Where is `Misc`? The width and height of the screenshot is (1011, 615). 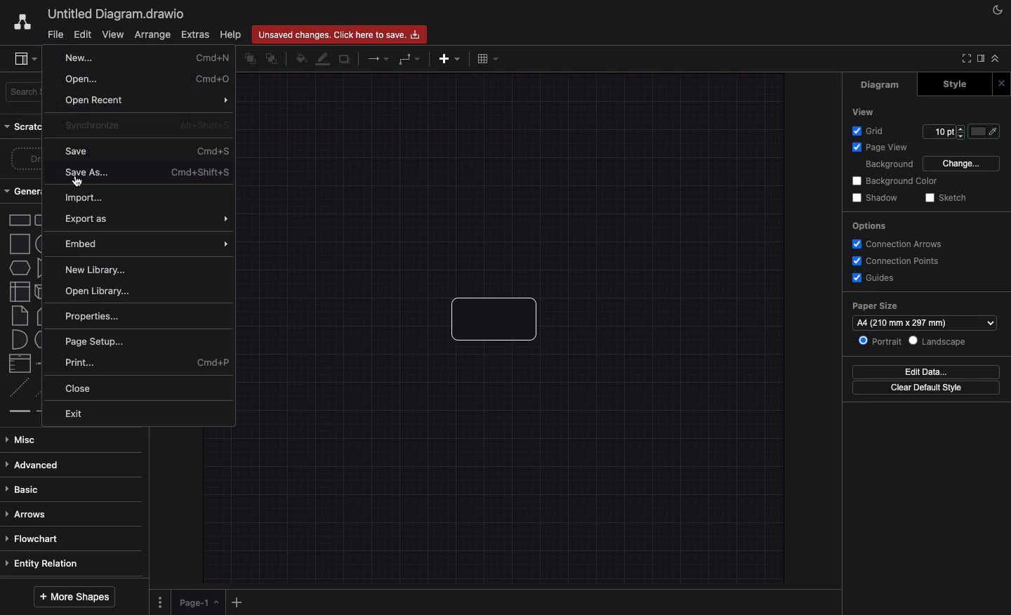
Misc is located at coordinates (29, 439).